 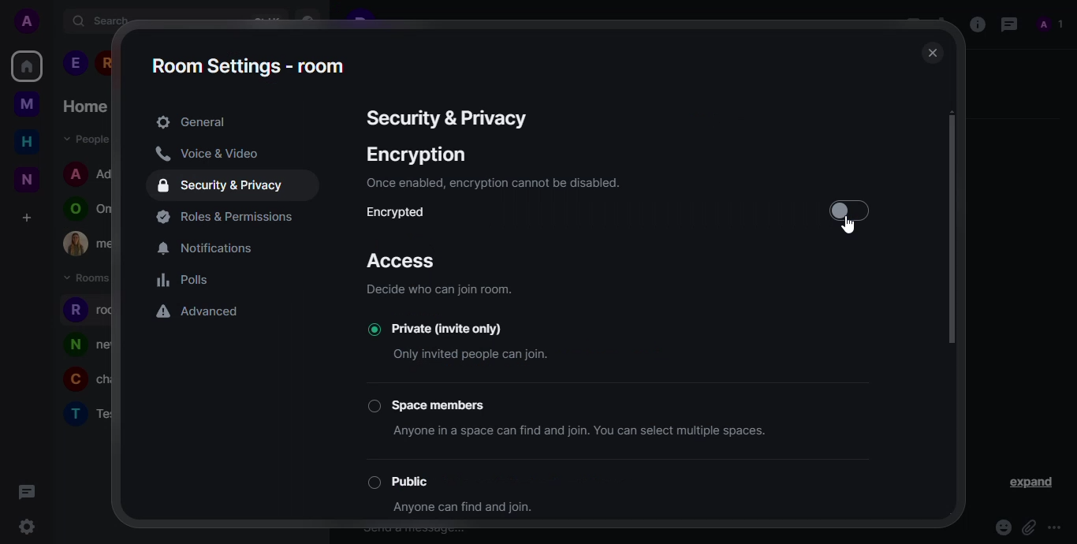 I want to click on Only invited people can join., so click(x=473, y=352).